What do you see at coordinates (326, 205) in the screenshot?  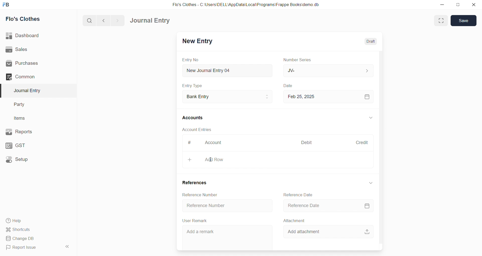 I see `Reference Date` at bounding box center [326, 205].